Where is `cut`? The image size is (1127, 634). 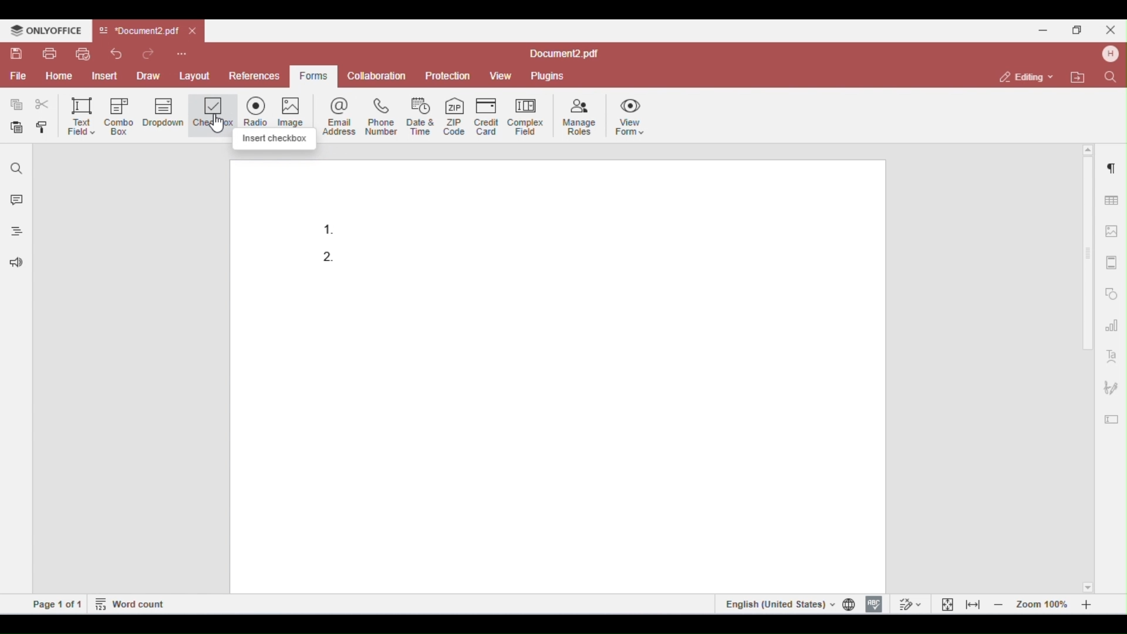 cut is located at coordinates (42, 104).